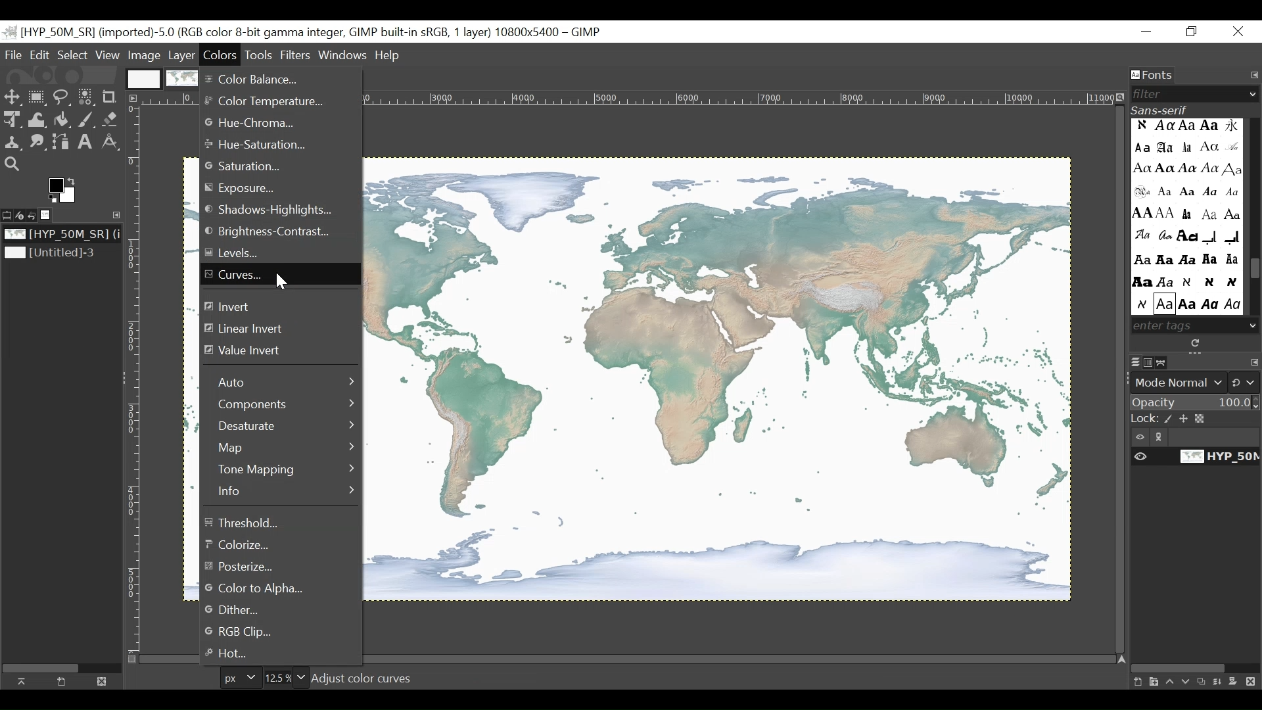 The width and height of the screenshot is (1262, 710). I want to click on Shadows Highlights, so click(274, 212).